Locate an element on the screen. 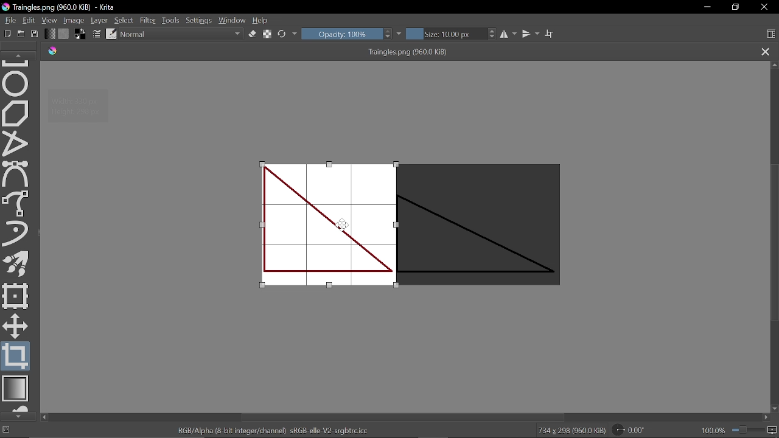 The height and width of the screenshot is (438, 779). Foreground color is located at coordinates (81, 33).